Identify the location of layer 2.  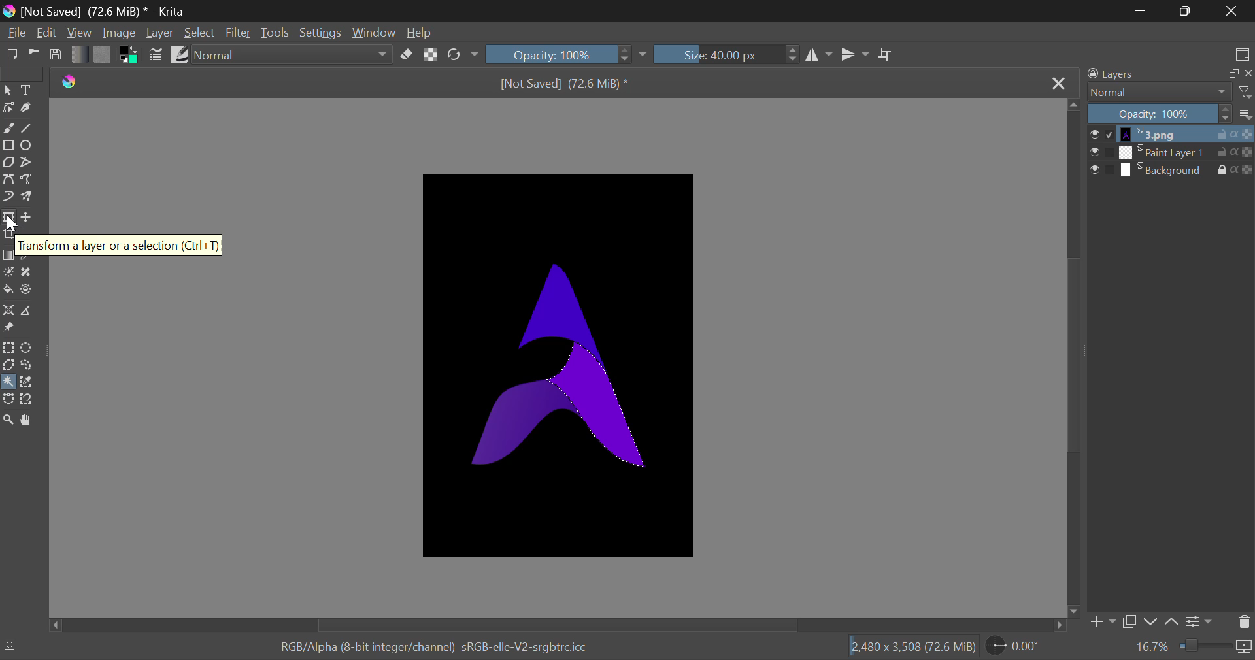
(1163, 152).